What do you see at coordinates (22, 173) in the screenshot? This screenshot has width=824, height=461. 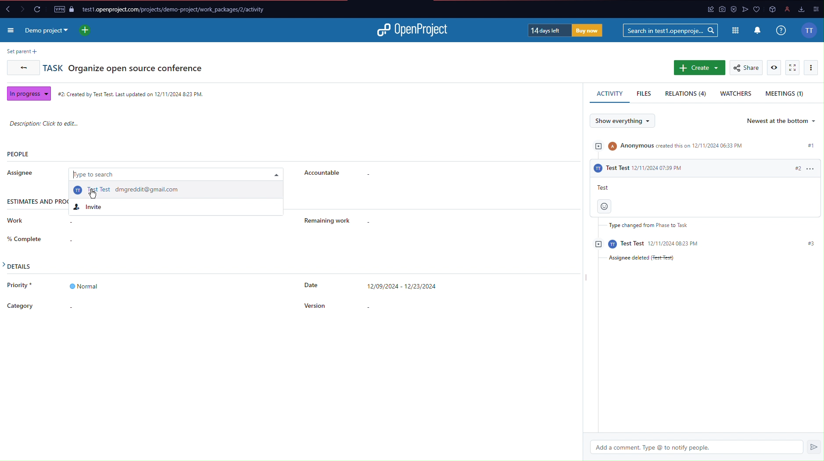 I see `Assignee` at bounding box center [22, 173].